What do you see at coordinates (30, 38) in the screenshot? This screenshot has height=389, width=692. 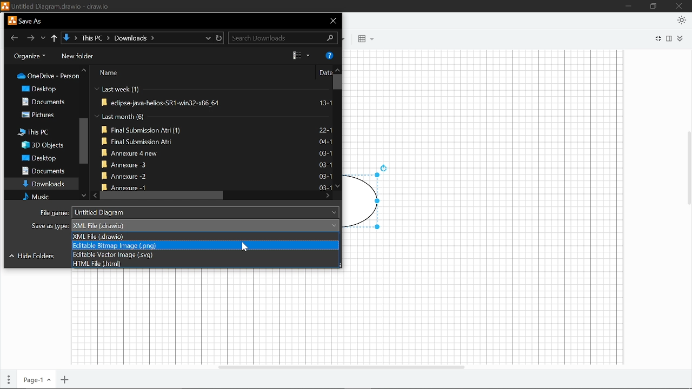 I see `Go to next location` at bounding box center [30, 38].